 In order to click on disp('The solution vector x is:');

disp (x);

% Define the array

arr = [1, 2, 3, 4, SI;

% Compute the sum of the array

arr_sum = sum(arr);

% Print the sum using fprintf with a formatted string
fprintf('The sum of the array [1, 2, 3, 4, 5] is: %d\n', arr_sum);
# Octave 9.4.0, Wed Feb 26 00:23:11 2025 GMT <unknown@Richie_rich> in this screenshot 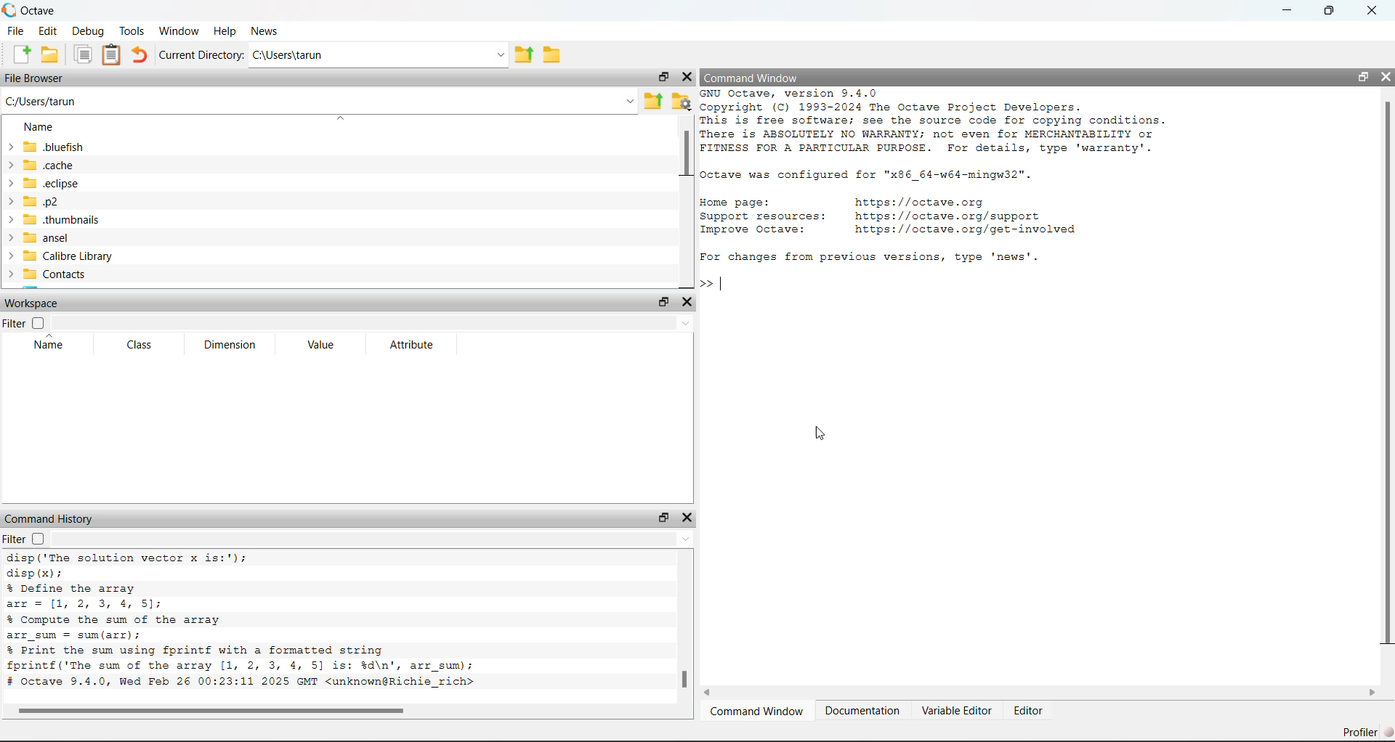, I will do `click(268, 623)`.